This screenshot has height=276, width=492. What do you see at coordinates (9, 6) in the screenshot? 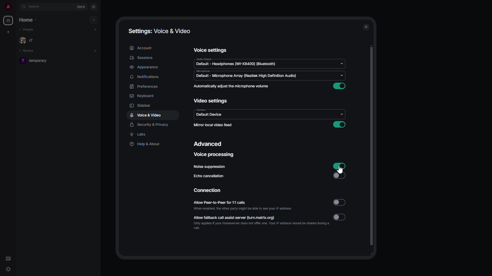
I see `profile` at bounding box center [9, 6].